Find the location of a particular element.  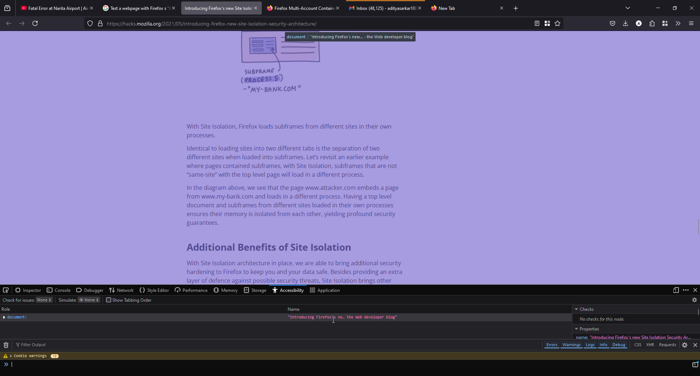

downloads is located at coordinates (625, 23).